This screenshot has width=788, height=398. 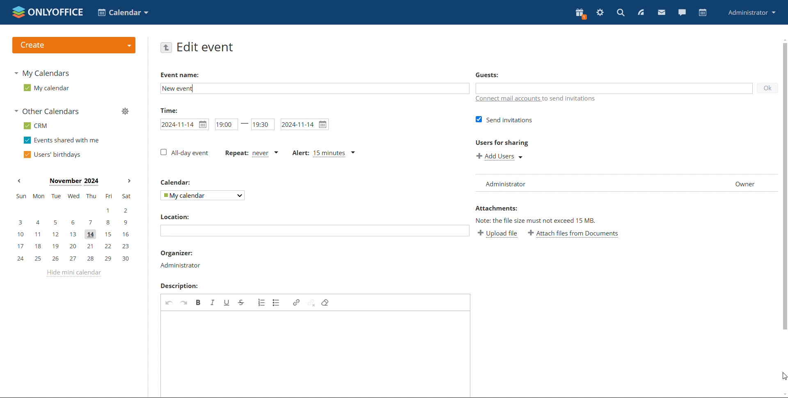 What do you see at coordinates (324, 154) in the screenshot?
I see `alert type` at bounding box center [324, 154].